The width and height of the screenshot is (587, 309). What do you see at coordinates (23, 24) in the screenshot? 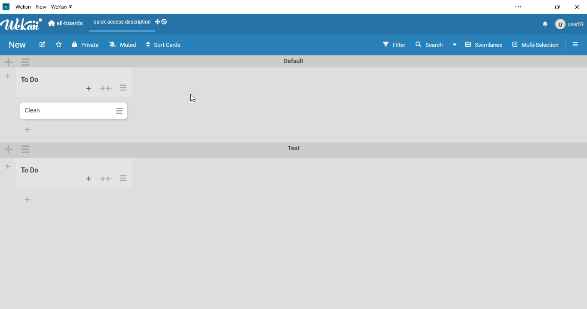
I see `wekan` at bounding box center [23, 24].